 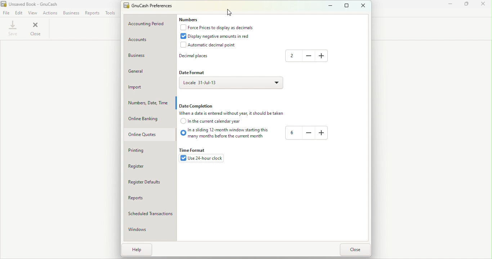 I want to click on Help, so click(x=138, y=250).